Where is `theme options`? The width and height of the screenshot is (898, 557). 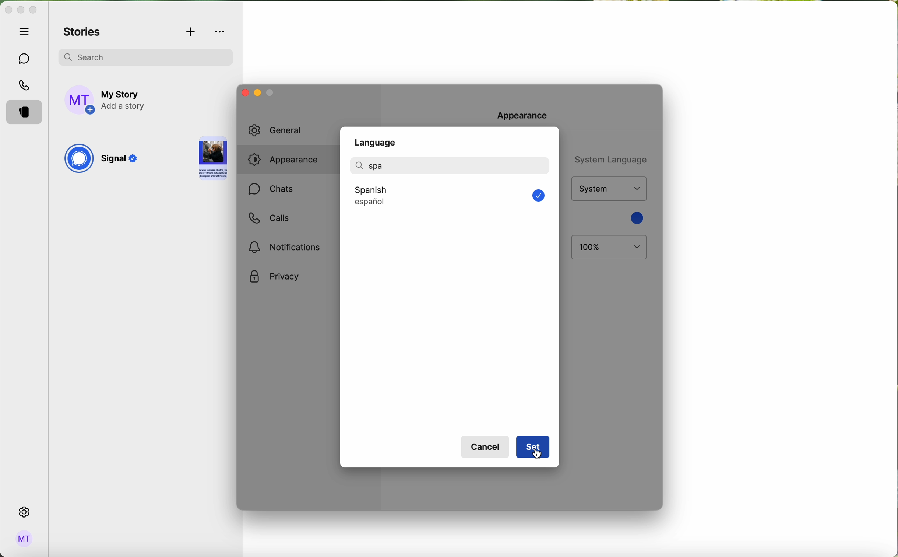
theme options is located at coordinates (608, 189).